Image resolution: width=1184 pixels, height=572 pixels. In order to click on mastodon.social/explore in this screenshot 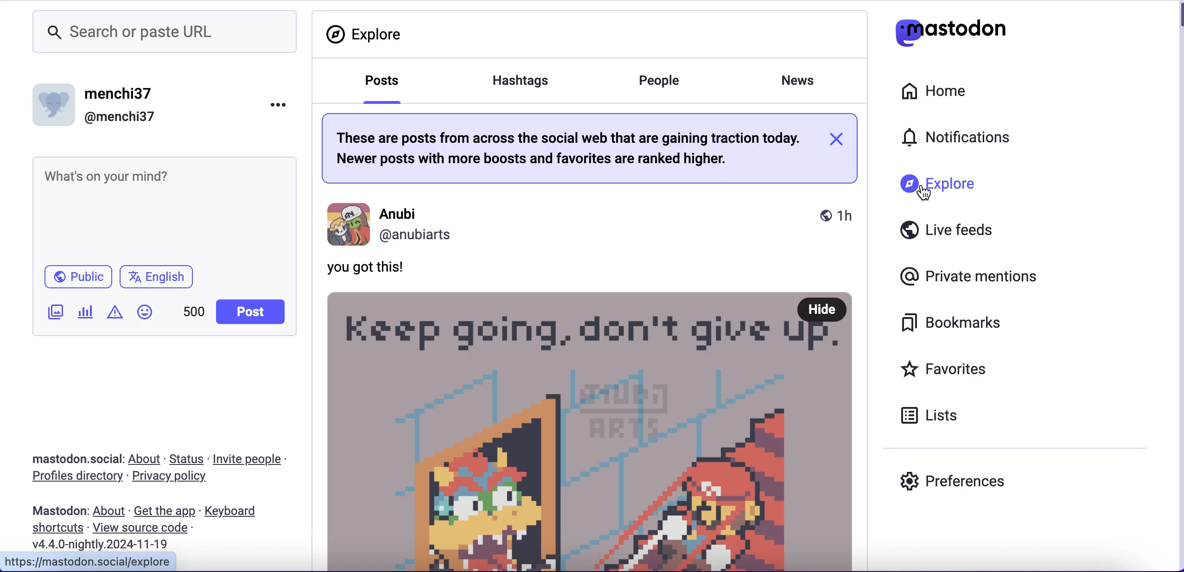, I will do `click(95, 562)`.